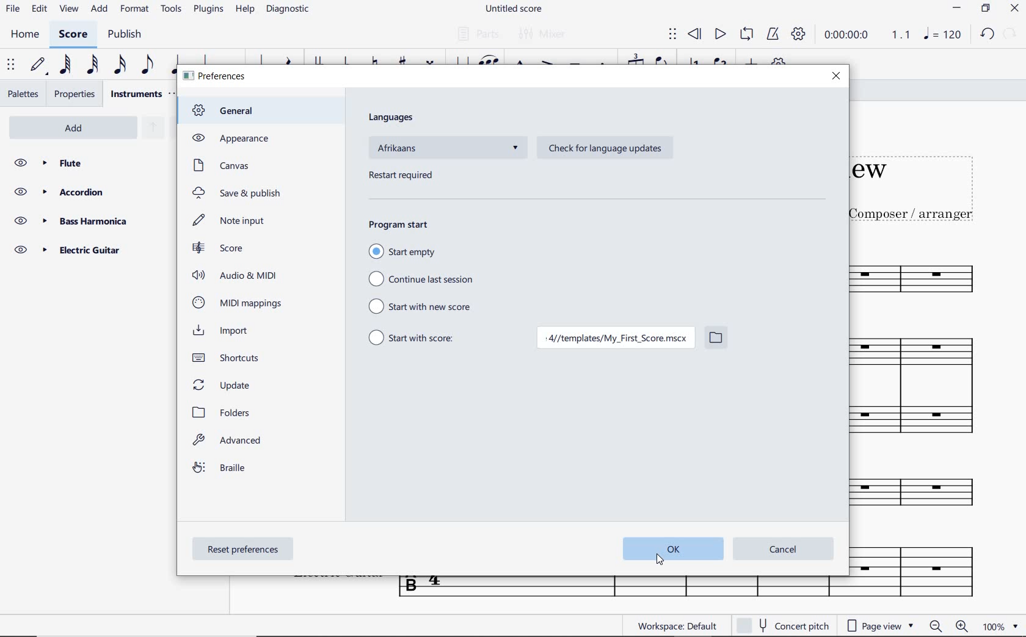 The image size is (1026, 637). Describe the element at coordinates (229, 138) in the screenshot. I see `appearance` at that location.